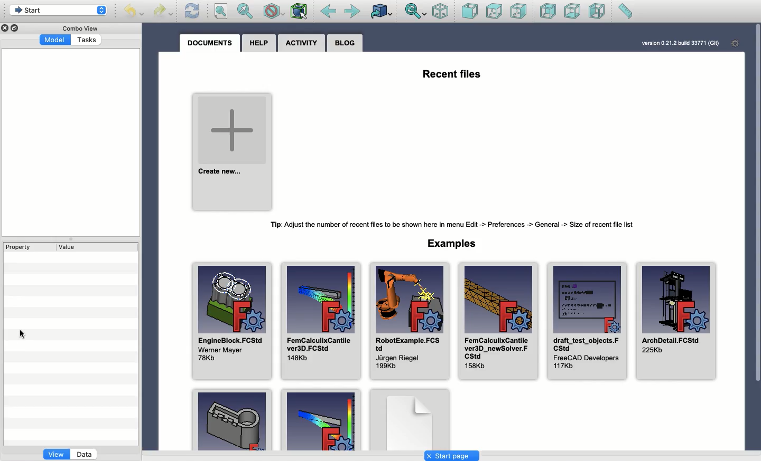 The image size is (761, 461). What do you see at coordinates (680, 44) in the screenshot?
I see `version 0.21.2 build 33771 (GlT)` at bounding box center [680, 44].